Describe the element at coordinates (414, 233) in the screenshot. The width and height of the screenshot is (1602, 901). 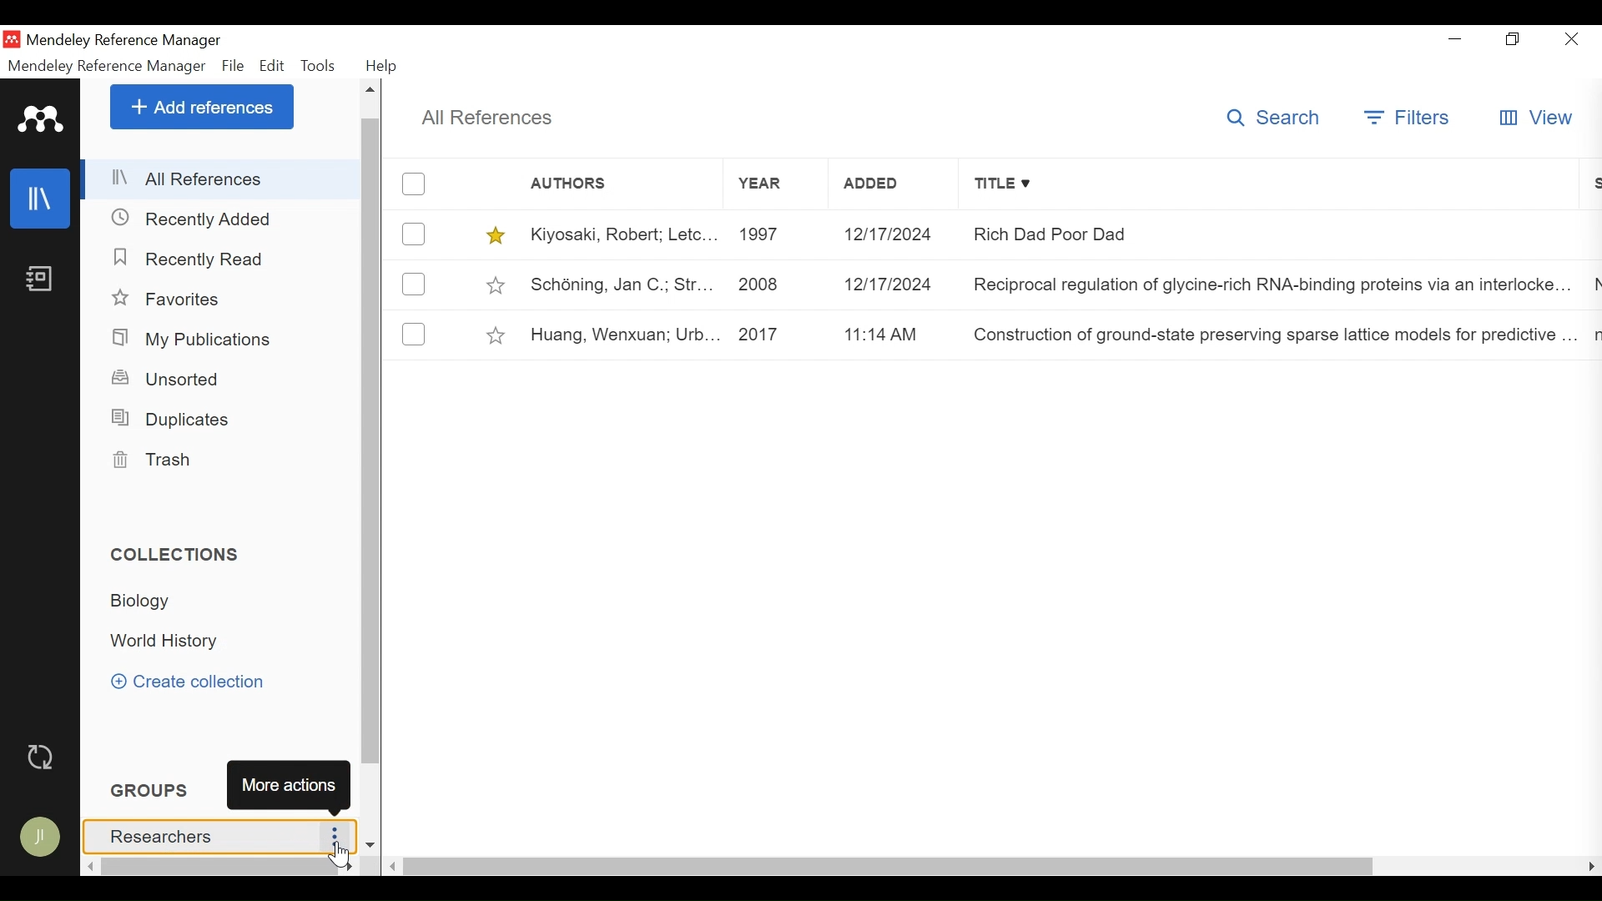
I see `(un)select` at that location.